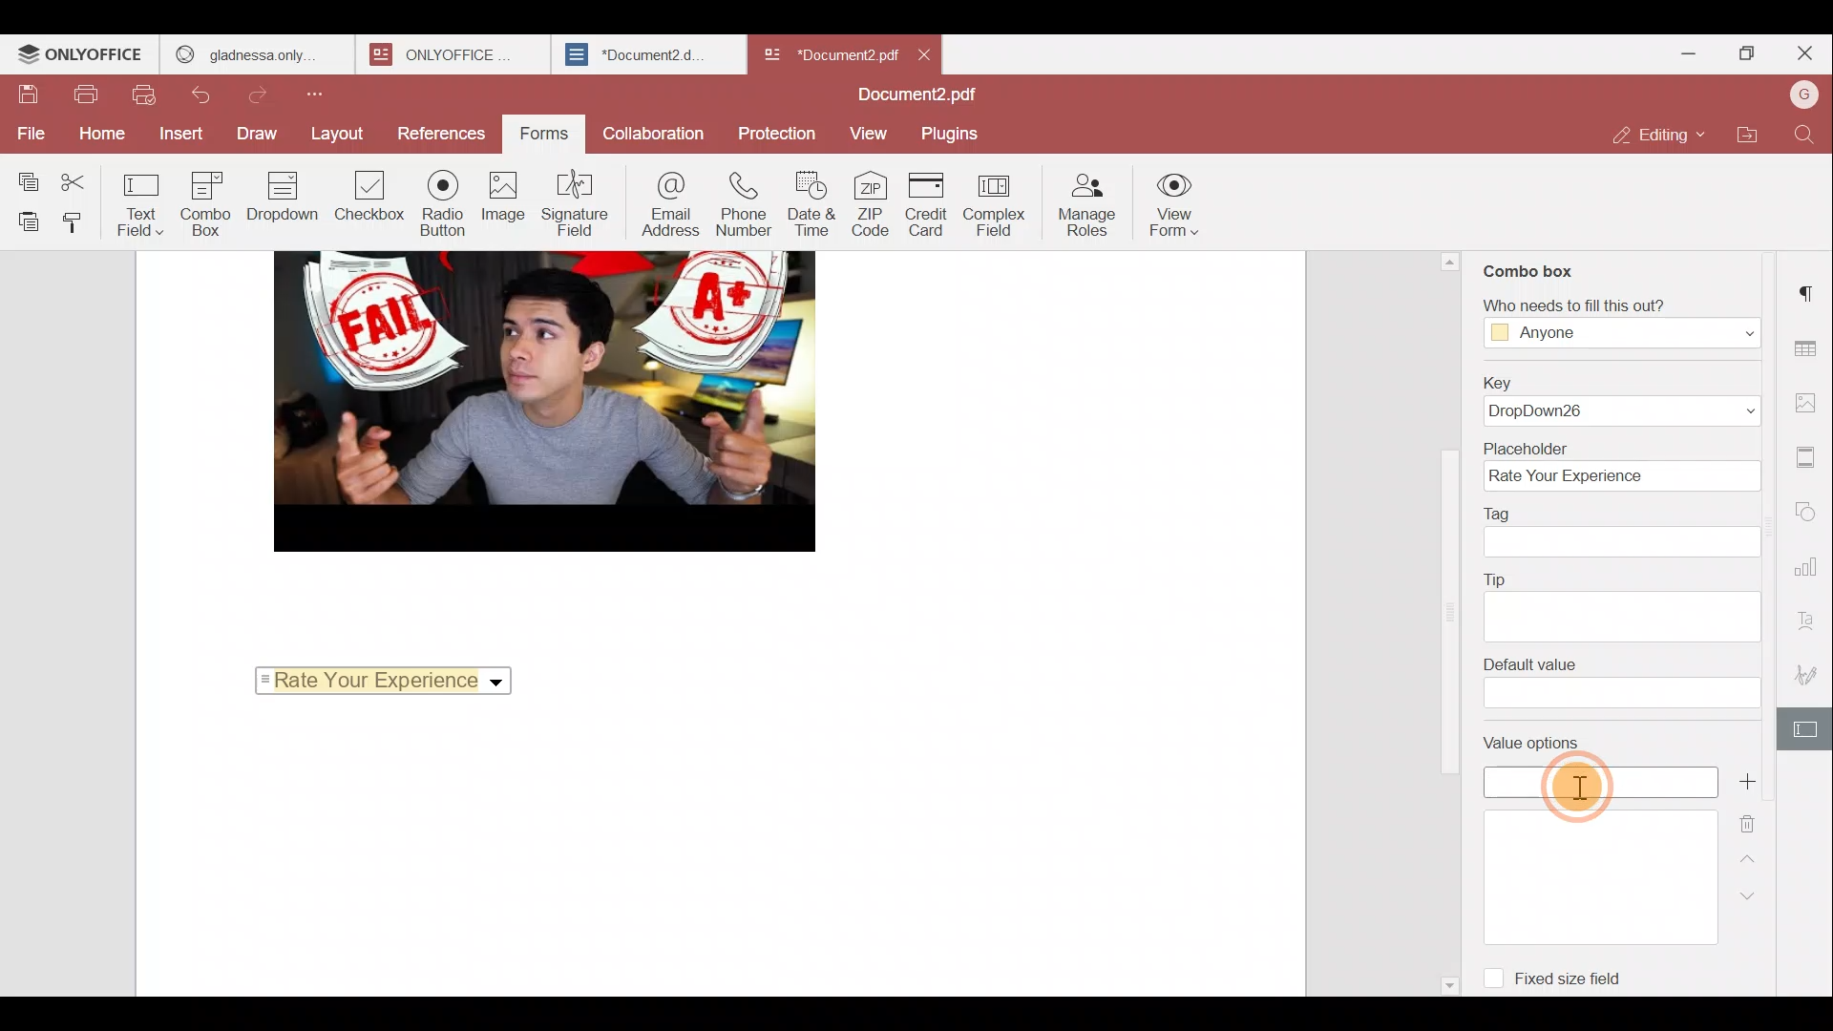 The width and height of the screenshot is (1833, 1031). What do you see at coordinates (267, 95) in the screenshot?
I see `Redo` at bounding box center [267, 95].